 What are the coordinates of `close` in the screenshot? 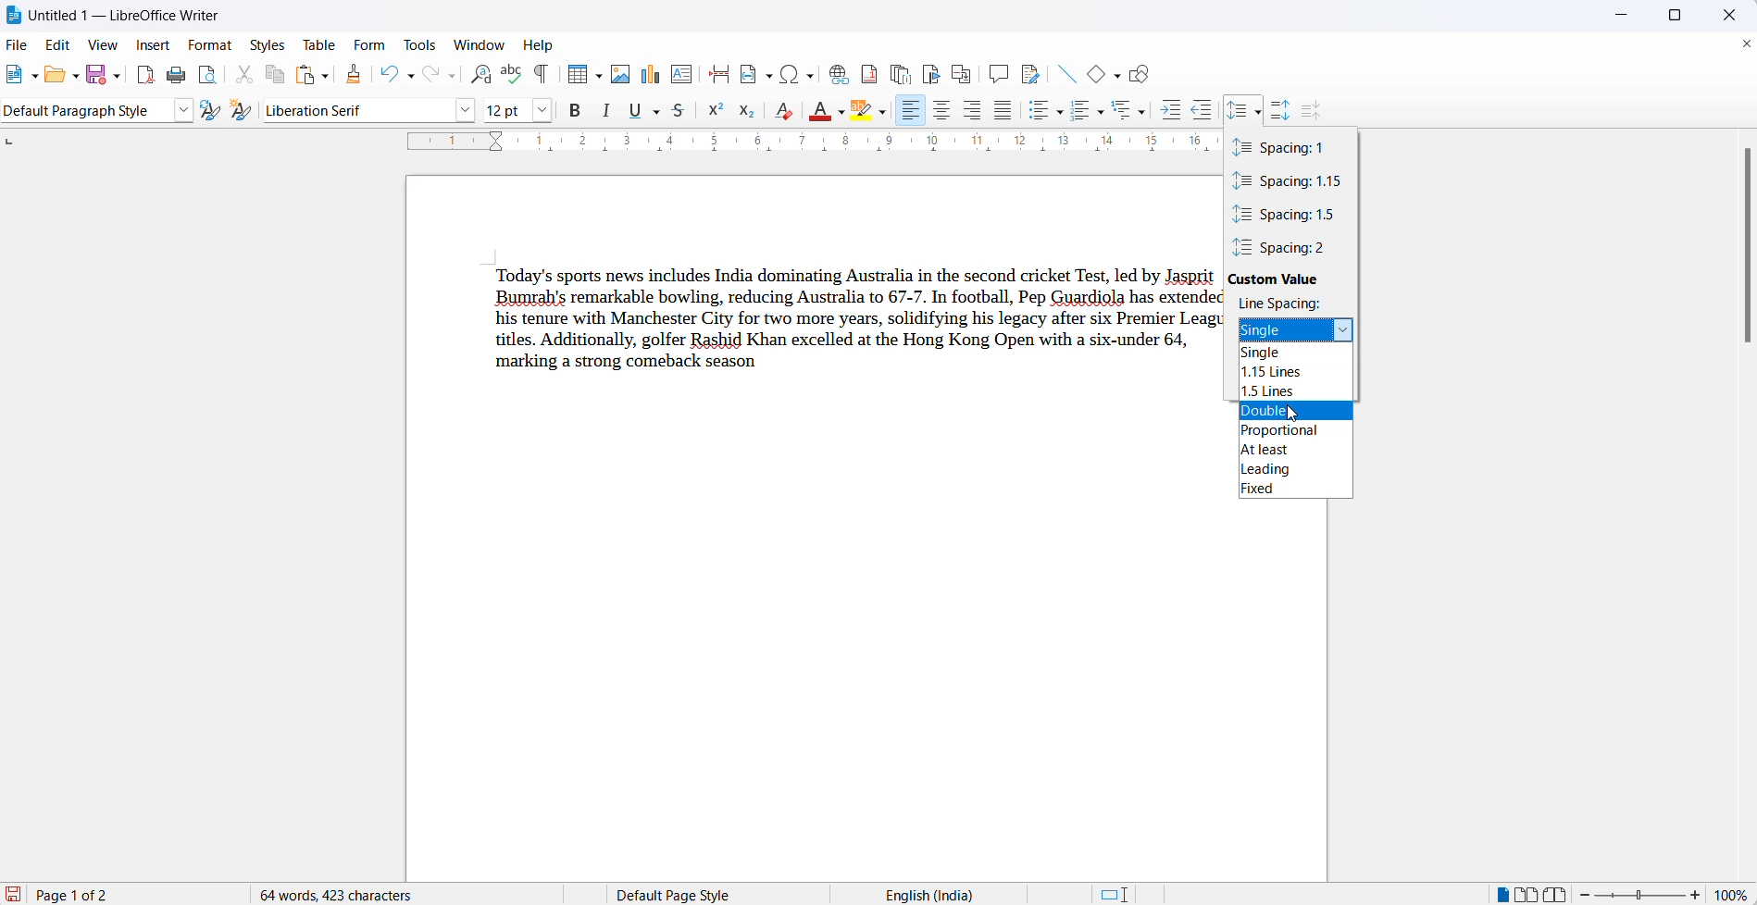 It's located at (1725, 14).